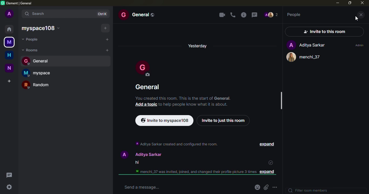  Describe the element at coordinates (350, 3) in the screenshot. I see `maximize` at that location.